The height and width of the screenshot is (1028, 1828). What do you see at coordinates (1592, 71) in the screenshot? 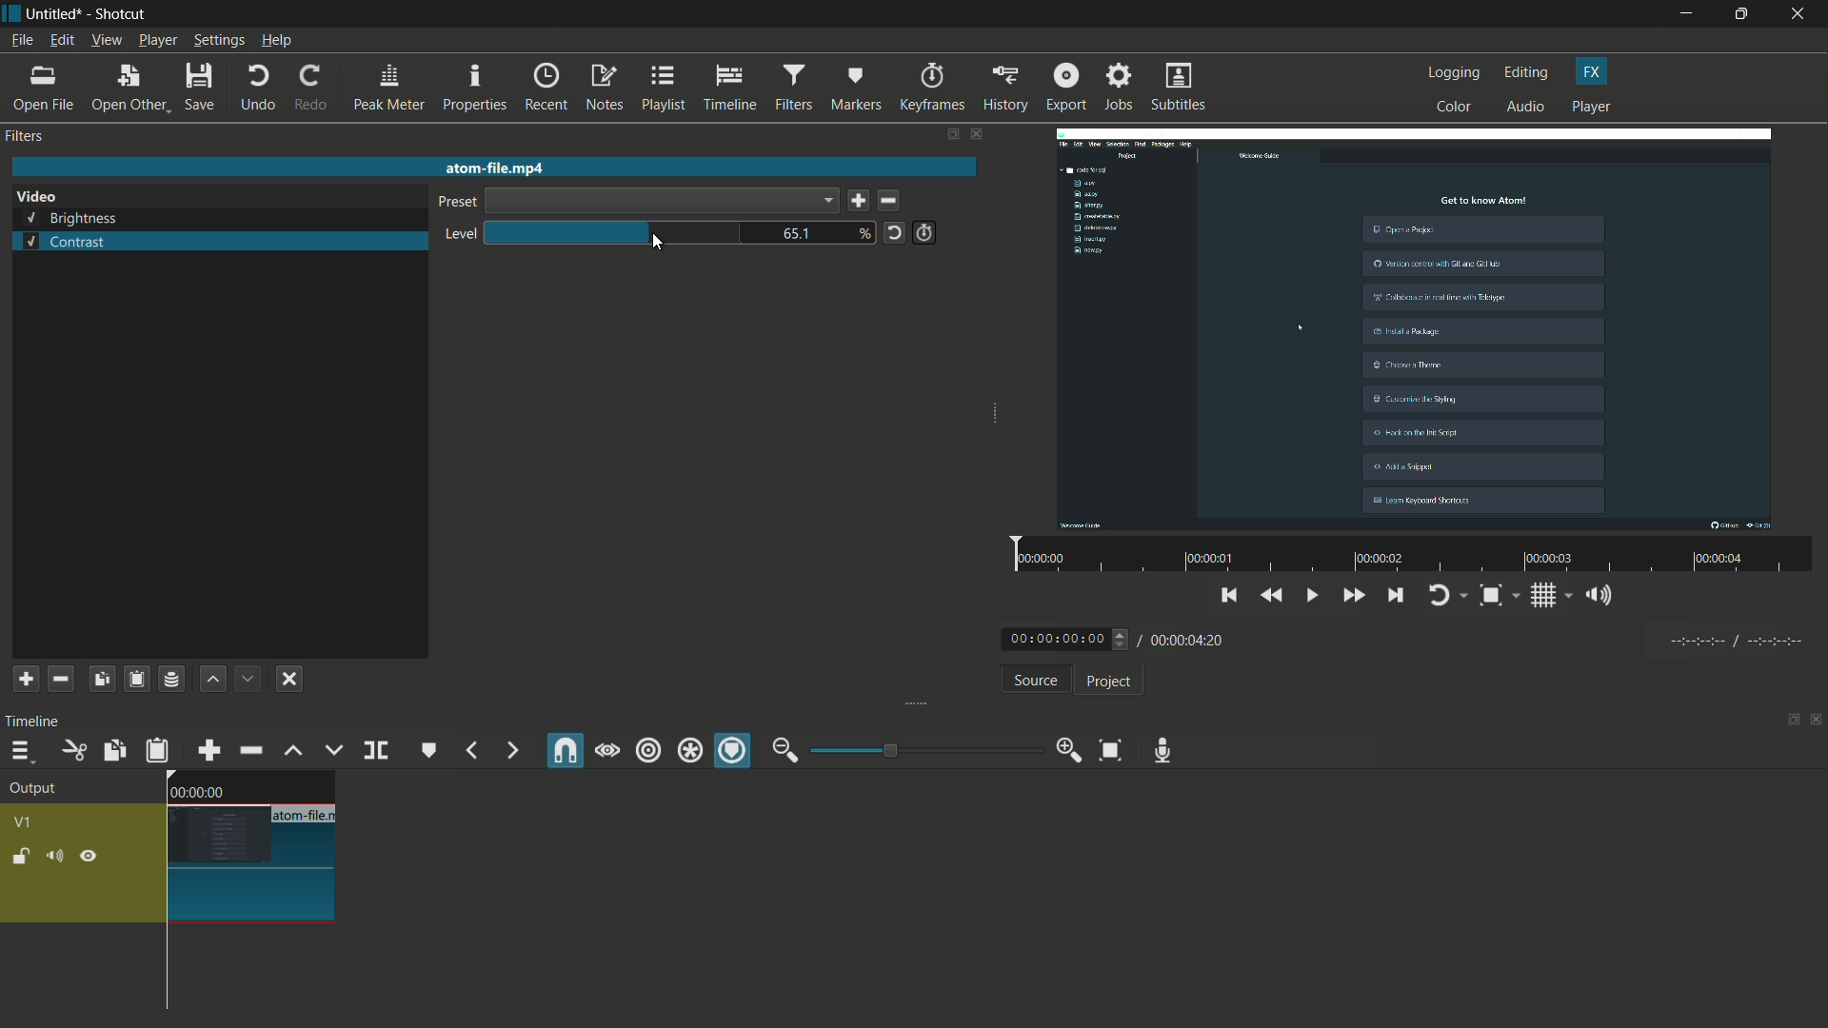
I see `fx` at bounding box center [1592, 71].